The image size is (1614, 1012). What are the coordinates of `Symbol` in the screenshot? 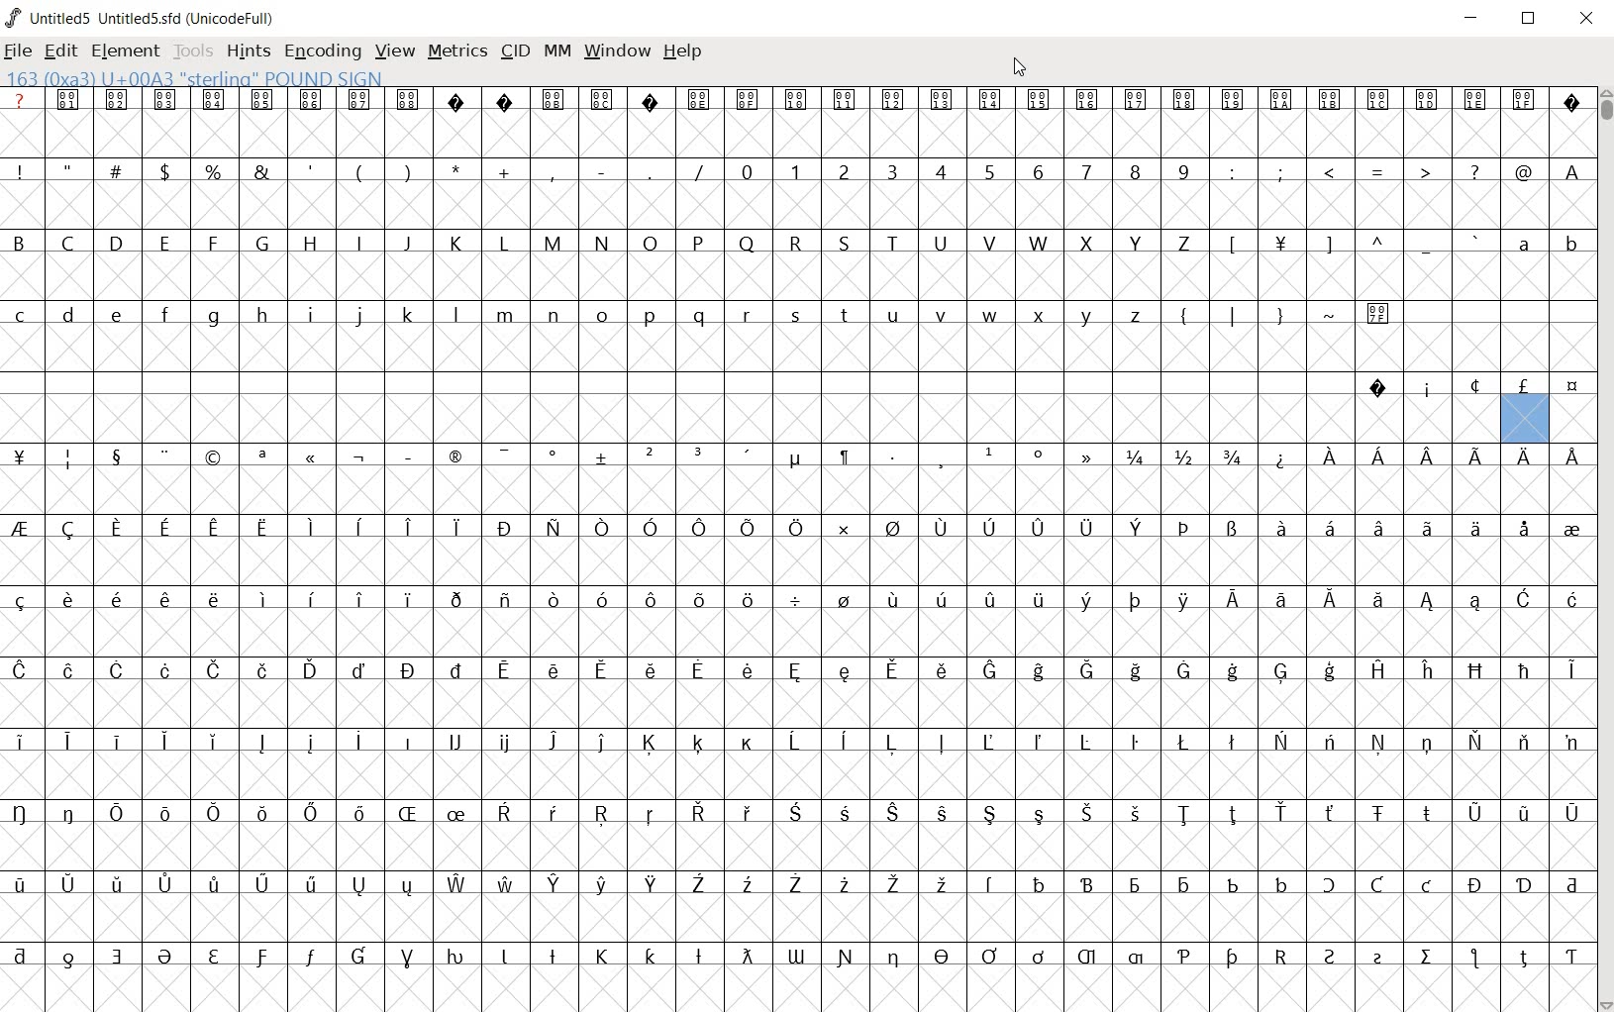 It's located at (700, 815).